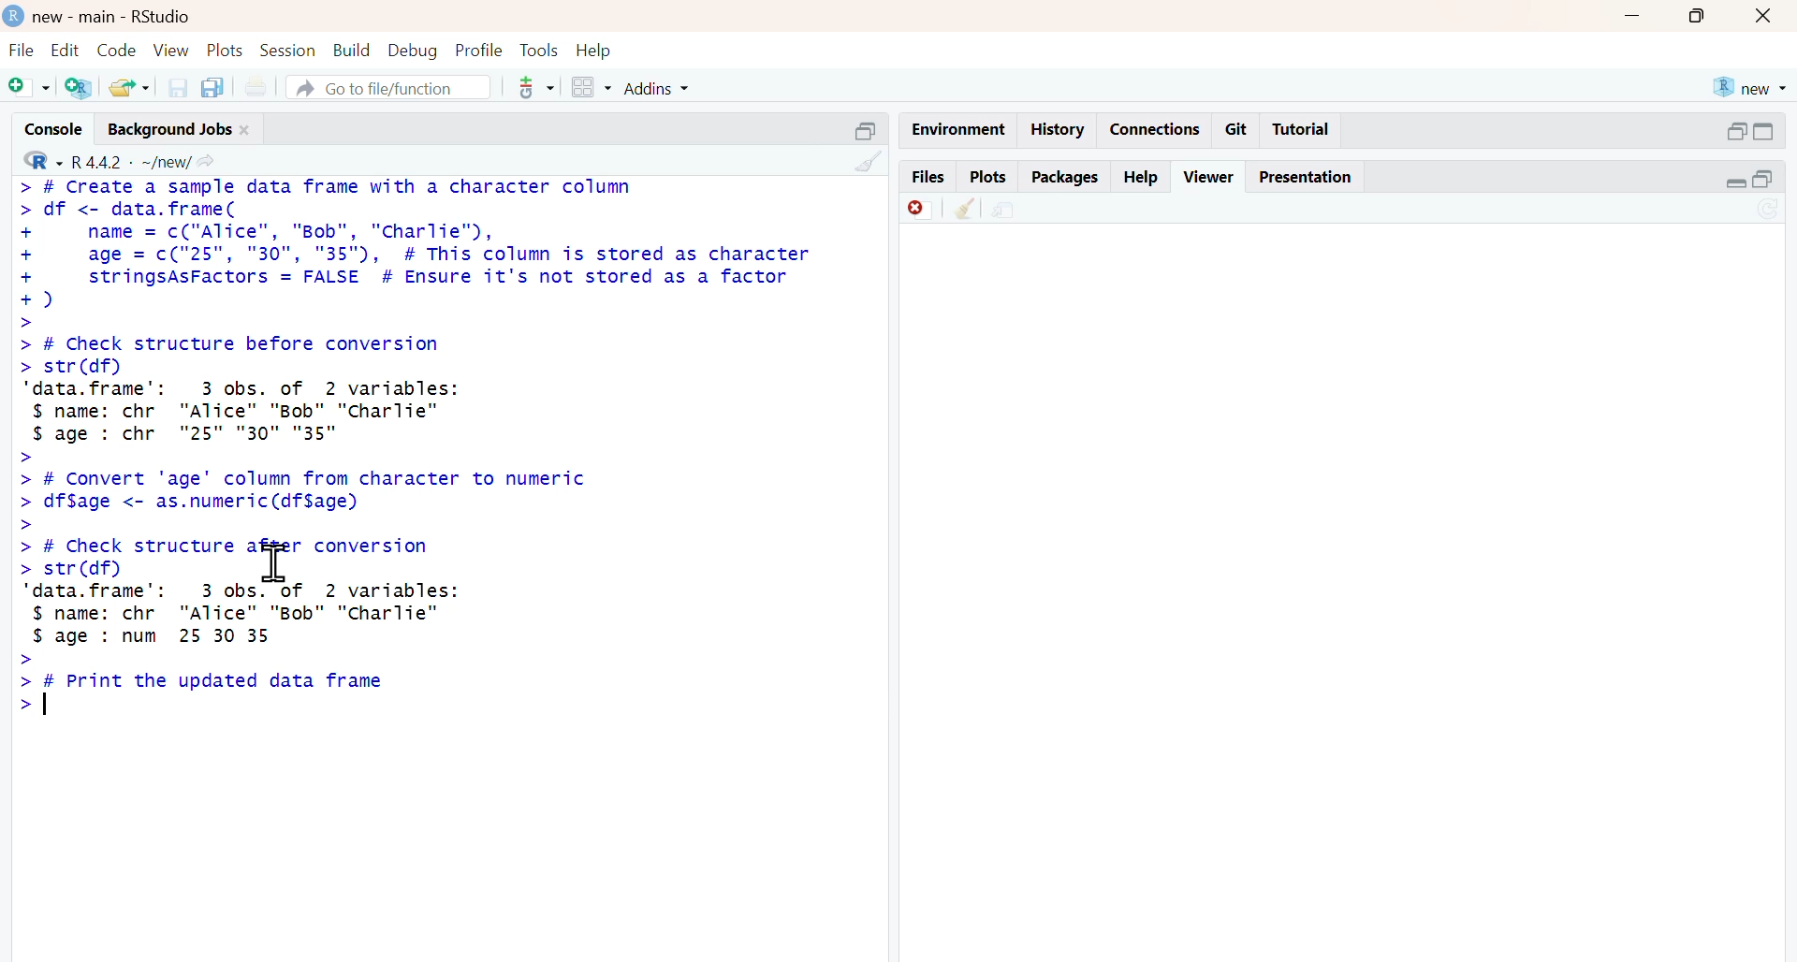 The height and width of the screenshot is (962, 1797). What do you see at coordinates (657, 89) in the screenshot?
I see `addins` at bounding box center [657, 89].